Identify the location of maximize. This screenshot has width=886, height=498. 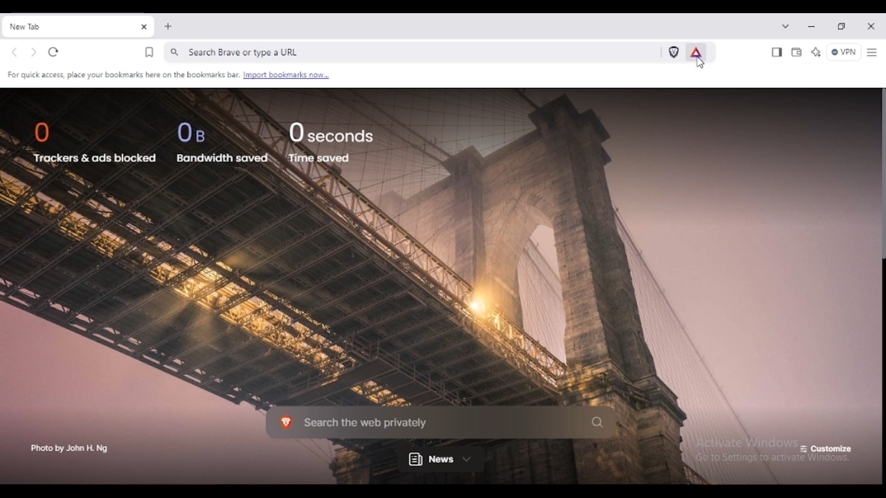
(842, 26).